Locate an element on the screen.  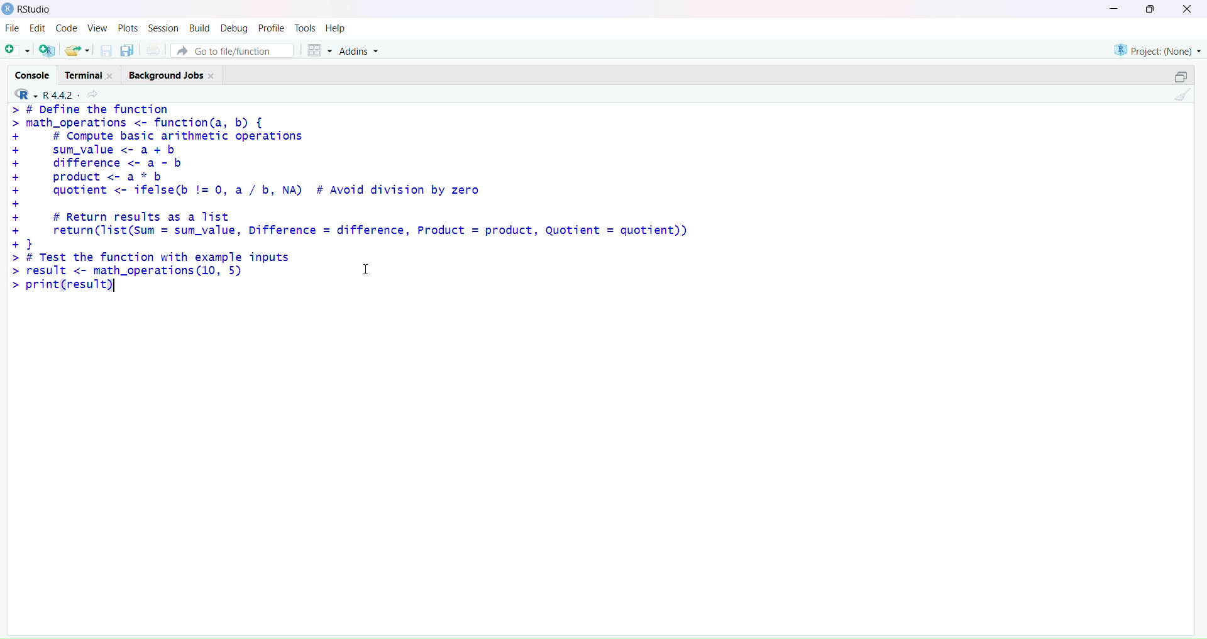
Tasks is located at coordinates (305, 27).